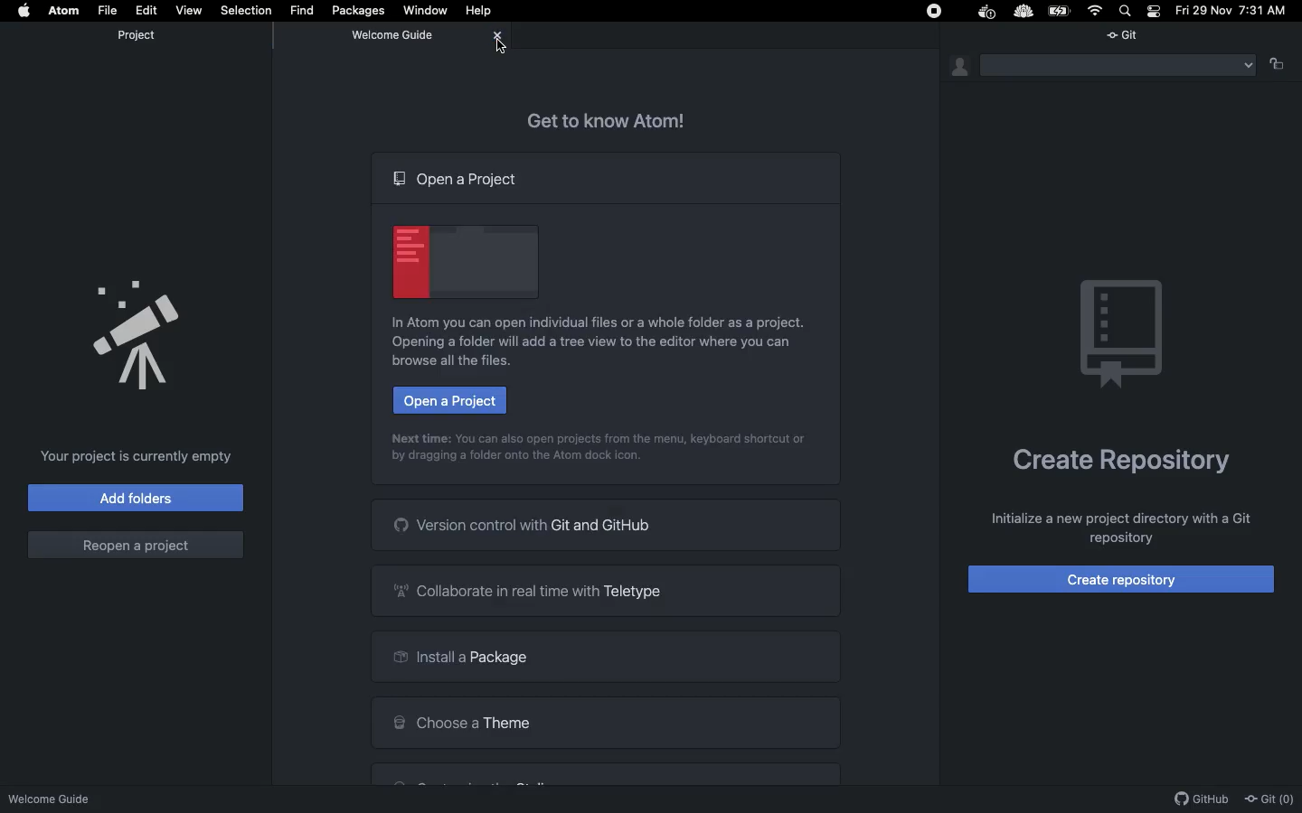  What do you see at coordinates (459, 179) in the screenshot?
I see `Open a project ` at bounding box center [459, 179].